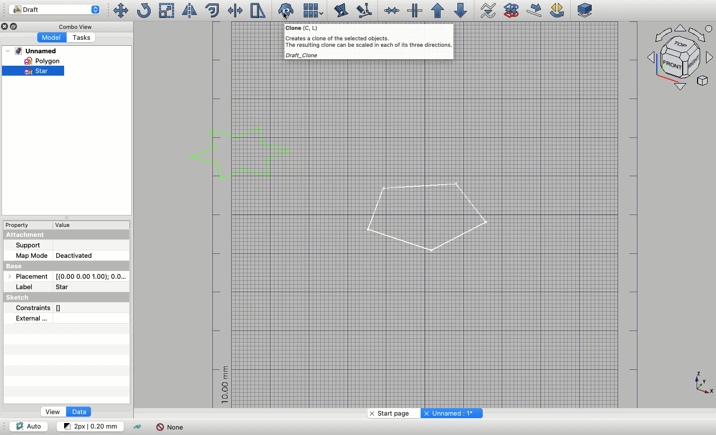 The height and width of the screenshot is (435, 716). What do you see at coordinates (426, 218) in the screenshot?
I see `Polygon` at bounding box center [426, 218].